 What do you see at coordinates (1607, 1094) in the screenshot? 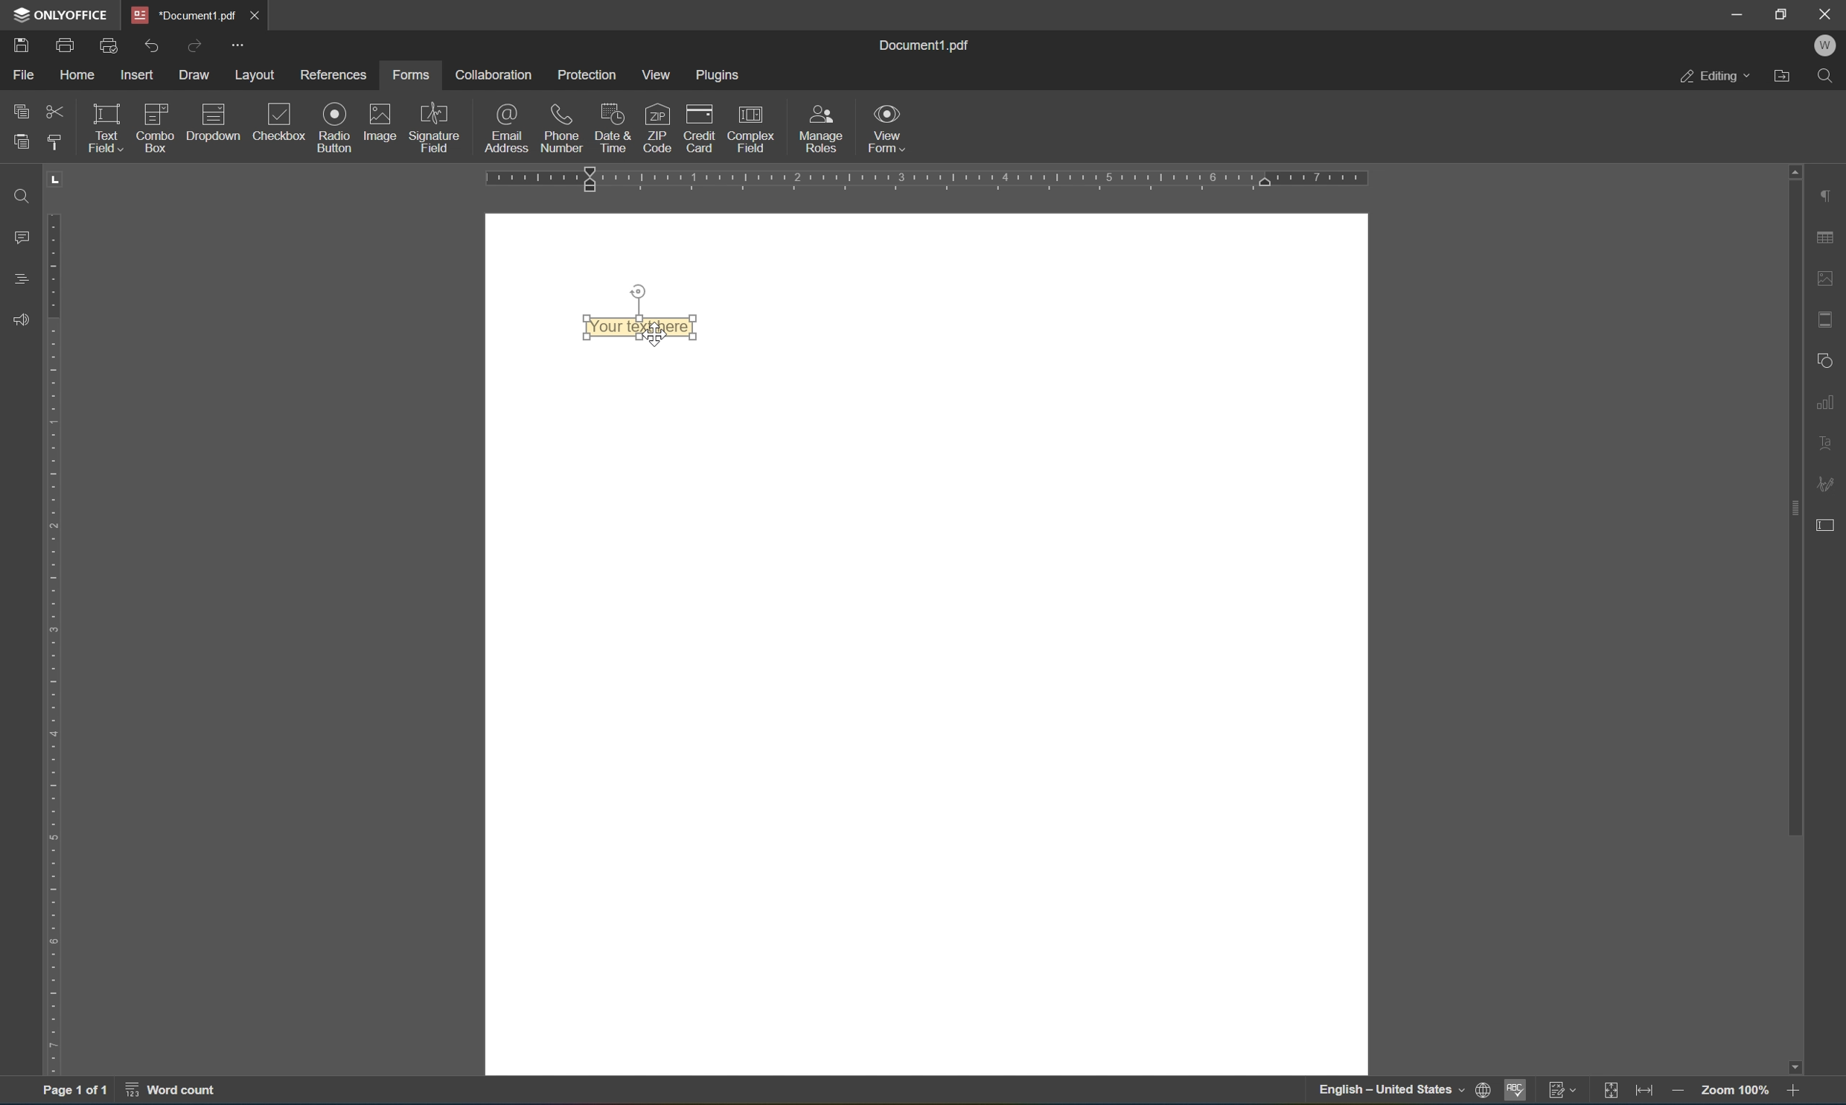
I see `fit to slide` at bounding box center [1607, 1094].